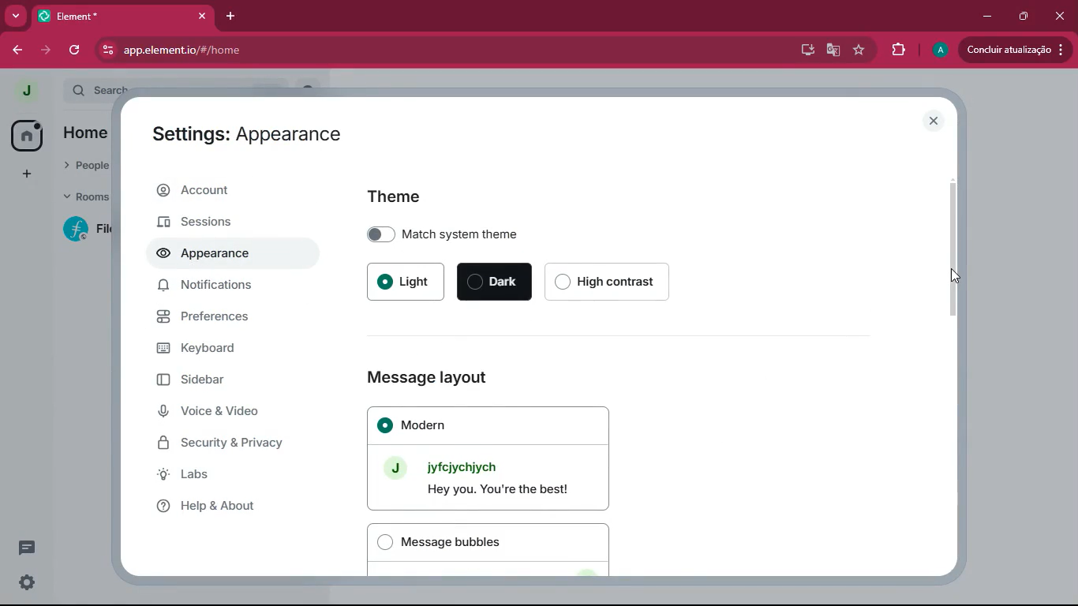 The width and height of the screenshot is (1078, 606). What do you see at coordinates (1015, 51) in the screenshot?
I see `update` at bounding box center [1015, 51].